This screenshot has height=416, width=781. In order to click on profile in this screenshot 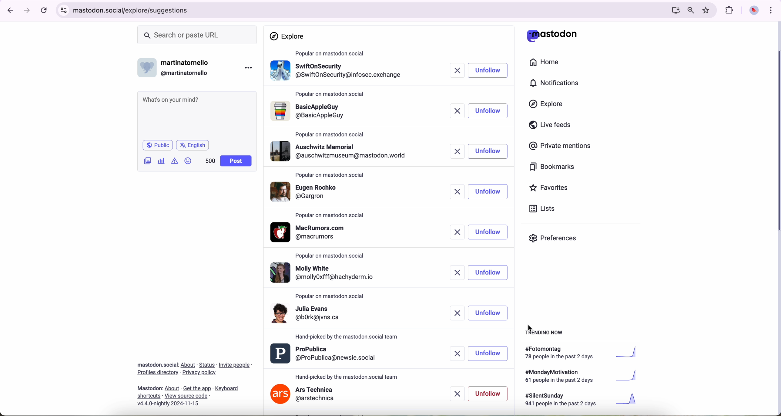, I will do `click(337, 193)`.